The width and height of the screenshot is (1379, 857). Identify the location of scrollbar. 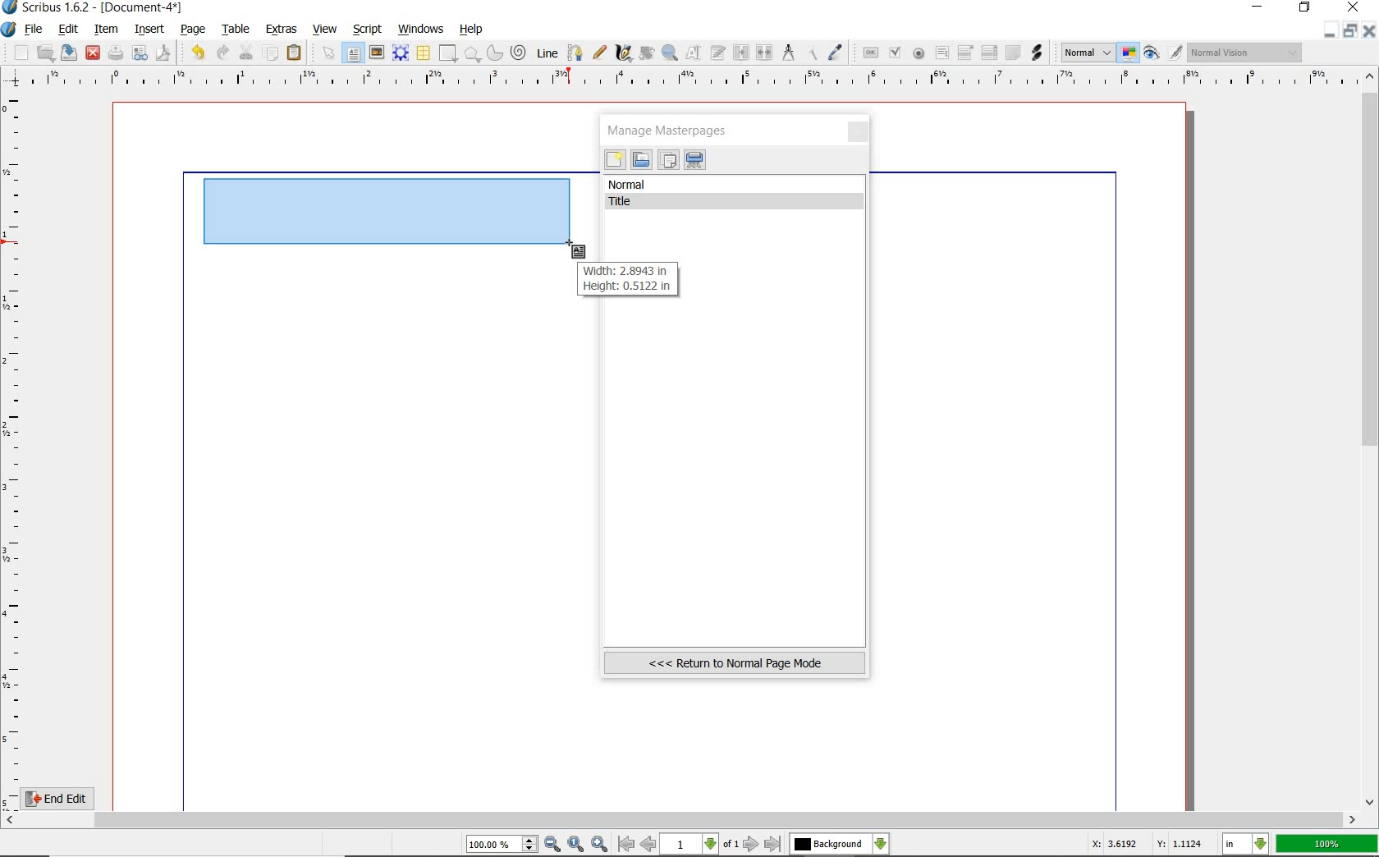
(1371, 438).